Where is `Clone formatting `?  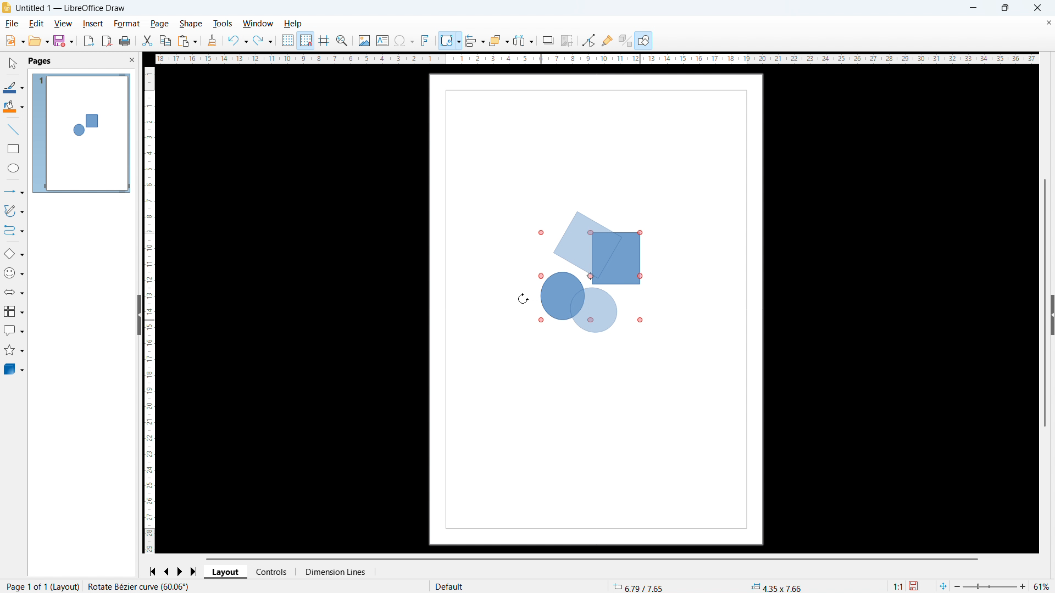 Clone formatting  is located at coordinates (213, 41).